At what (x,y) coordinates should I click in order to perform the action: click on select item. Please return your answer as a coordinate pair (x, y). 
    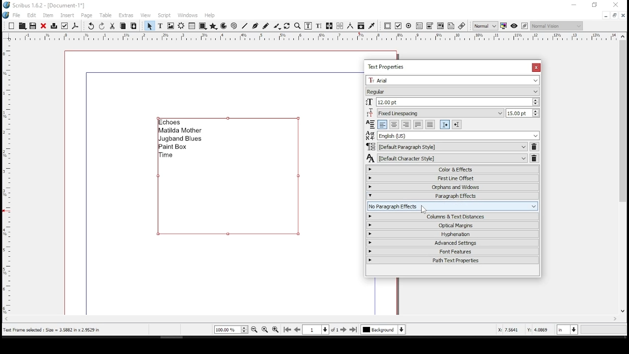
    Looking at the image, I should click on (149, 26).